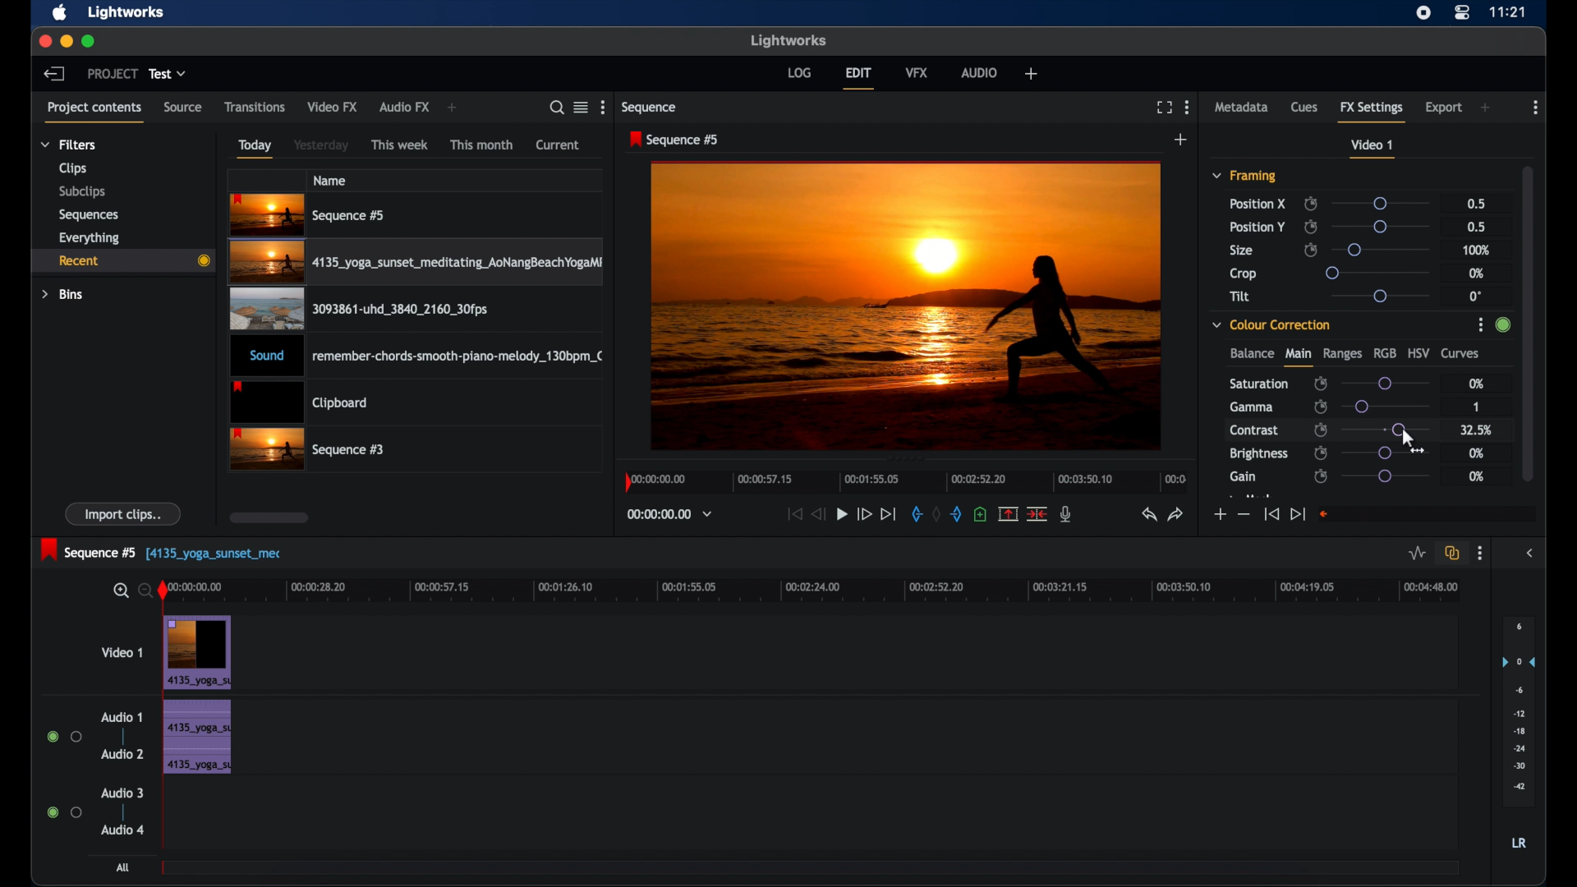  I want to click on import clips, so click(124, 513).